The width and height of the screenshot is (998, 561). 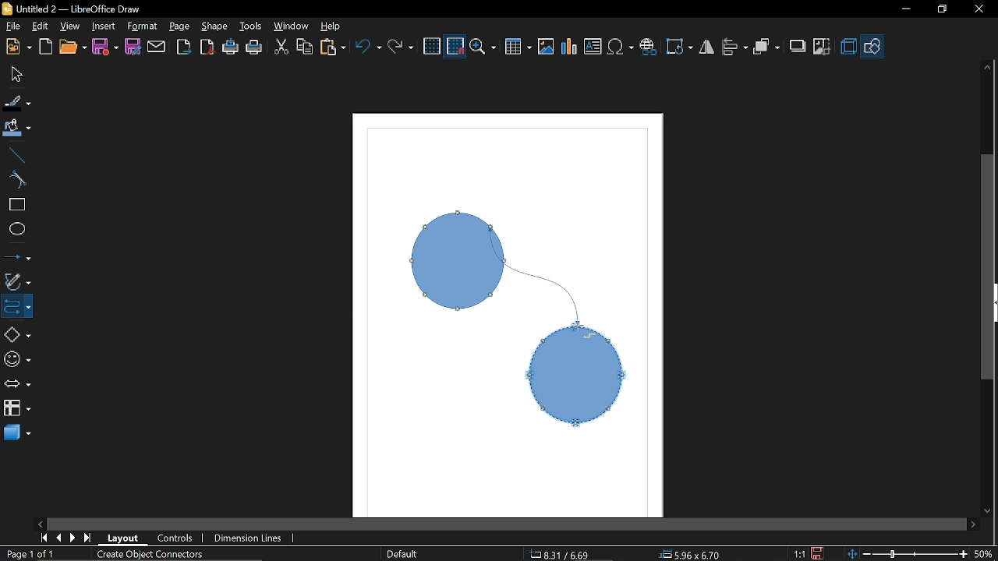 I want to click on Layout, so click(x=125, y=538).